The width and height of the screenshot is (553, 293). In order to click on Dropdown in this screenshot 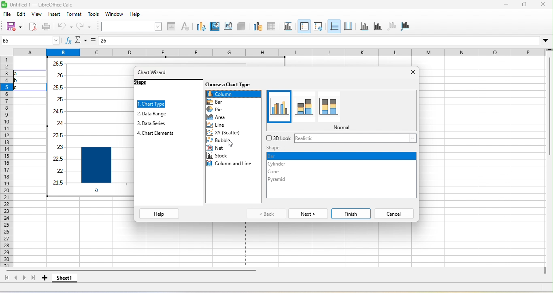, I will do `click(546, 40)`.